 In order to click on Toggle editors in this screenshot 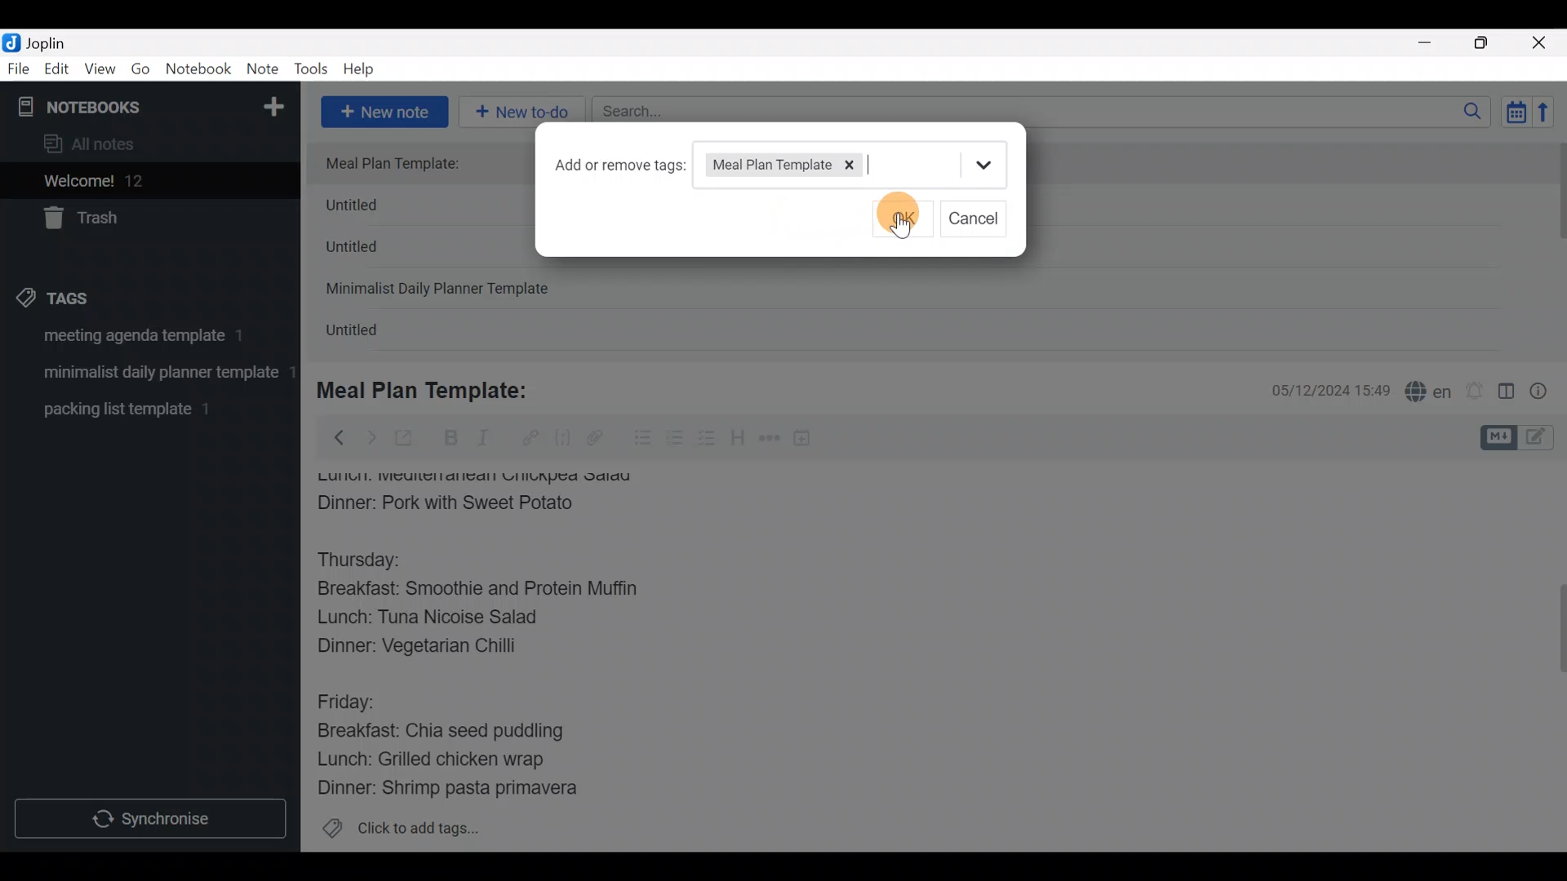, I will do `click(1521, 436)`.